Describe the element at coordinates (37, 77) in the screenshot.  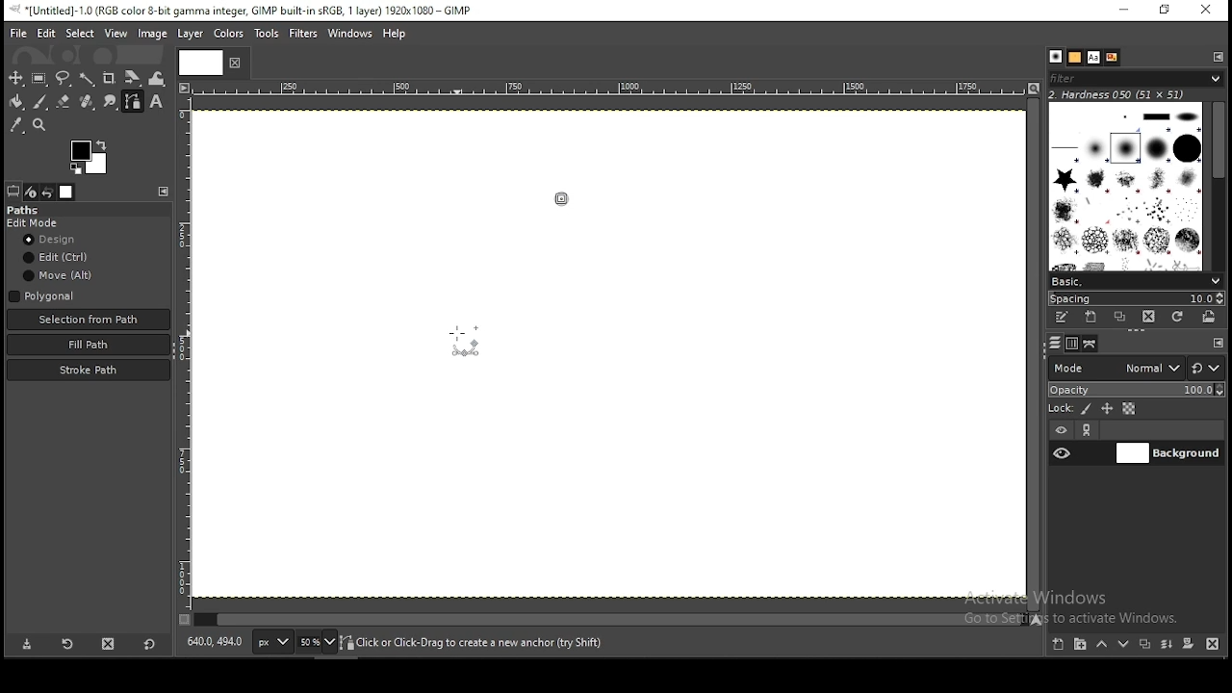
I see `rectangle selection tool` at that location.